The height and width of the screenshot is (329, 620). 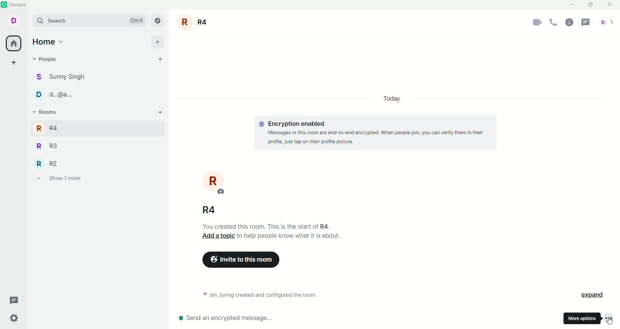 I want to click on text, so click(x=378, y=133).